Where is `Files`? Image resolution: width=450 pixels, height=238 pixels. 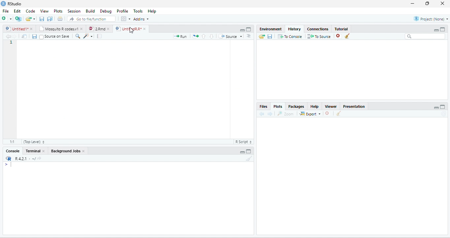
Files is located at coordinates (263, 106).